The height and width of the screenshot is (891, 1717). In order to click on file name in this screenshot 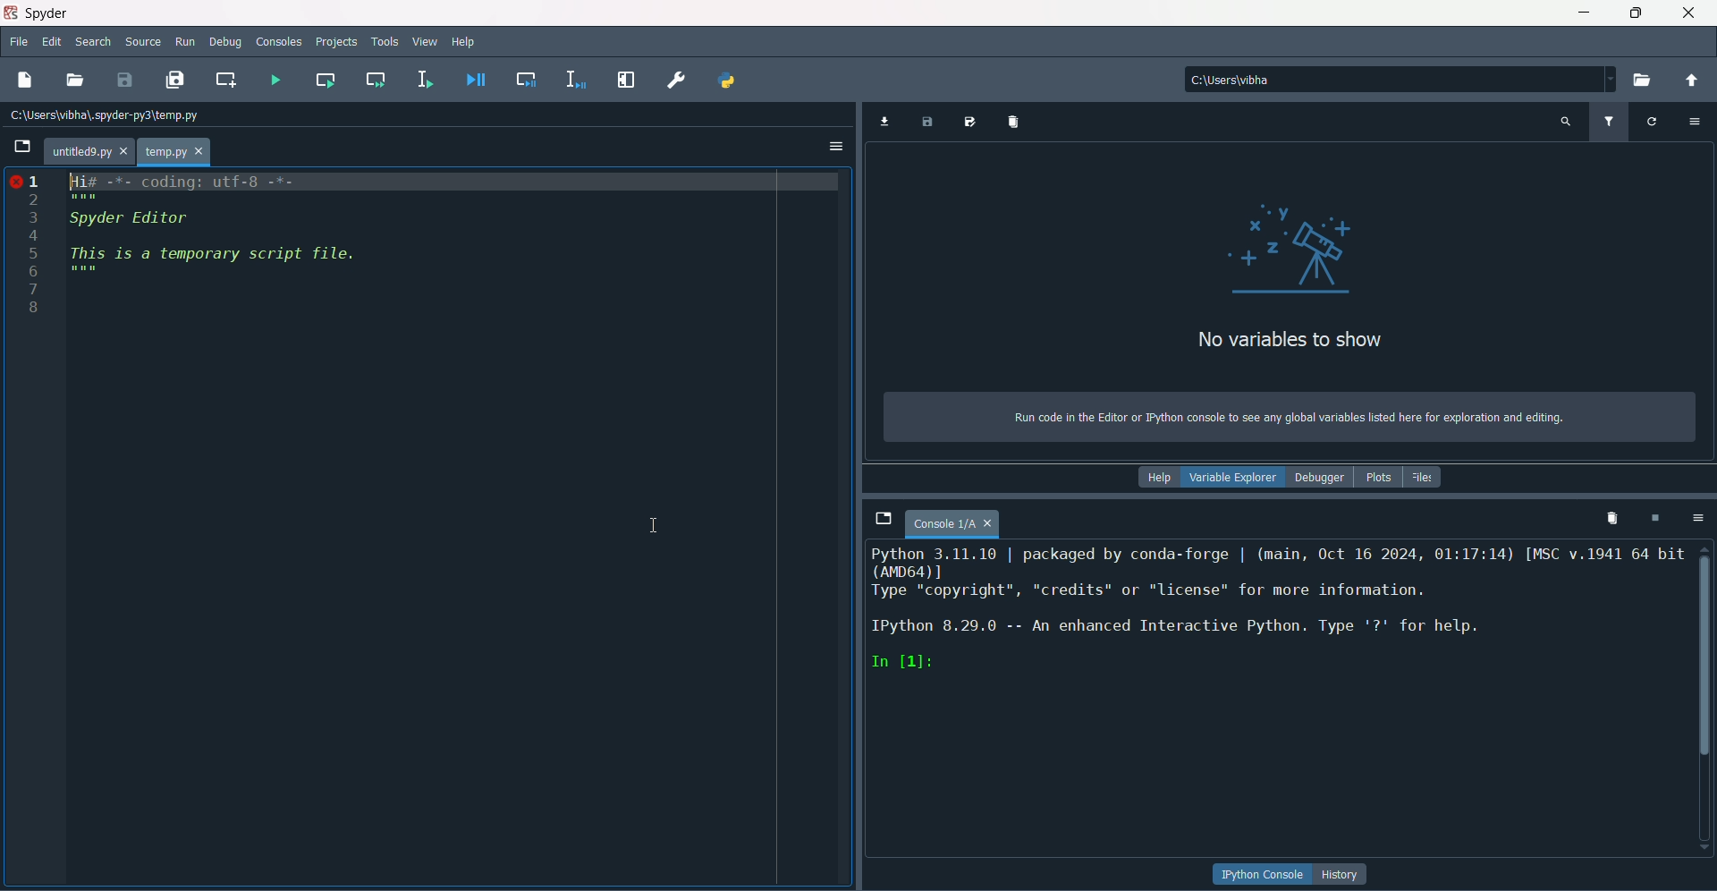, I will do `click(89, 152)`.